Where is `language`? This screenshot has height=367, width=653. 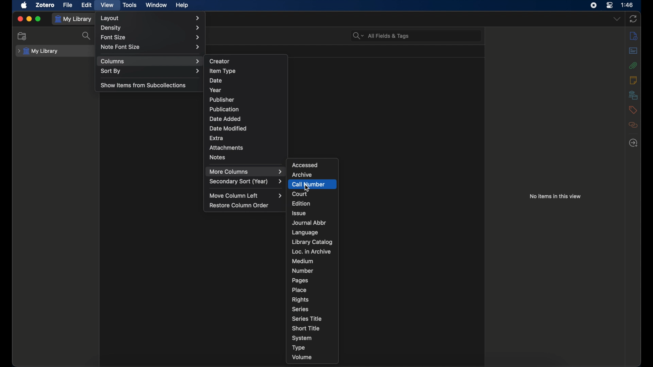 language is located at coordinates (305, 232).